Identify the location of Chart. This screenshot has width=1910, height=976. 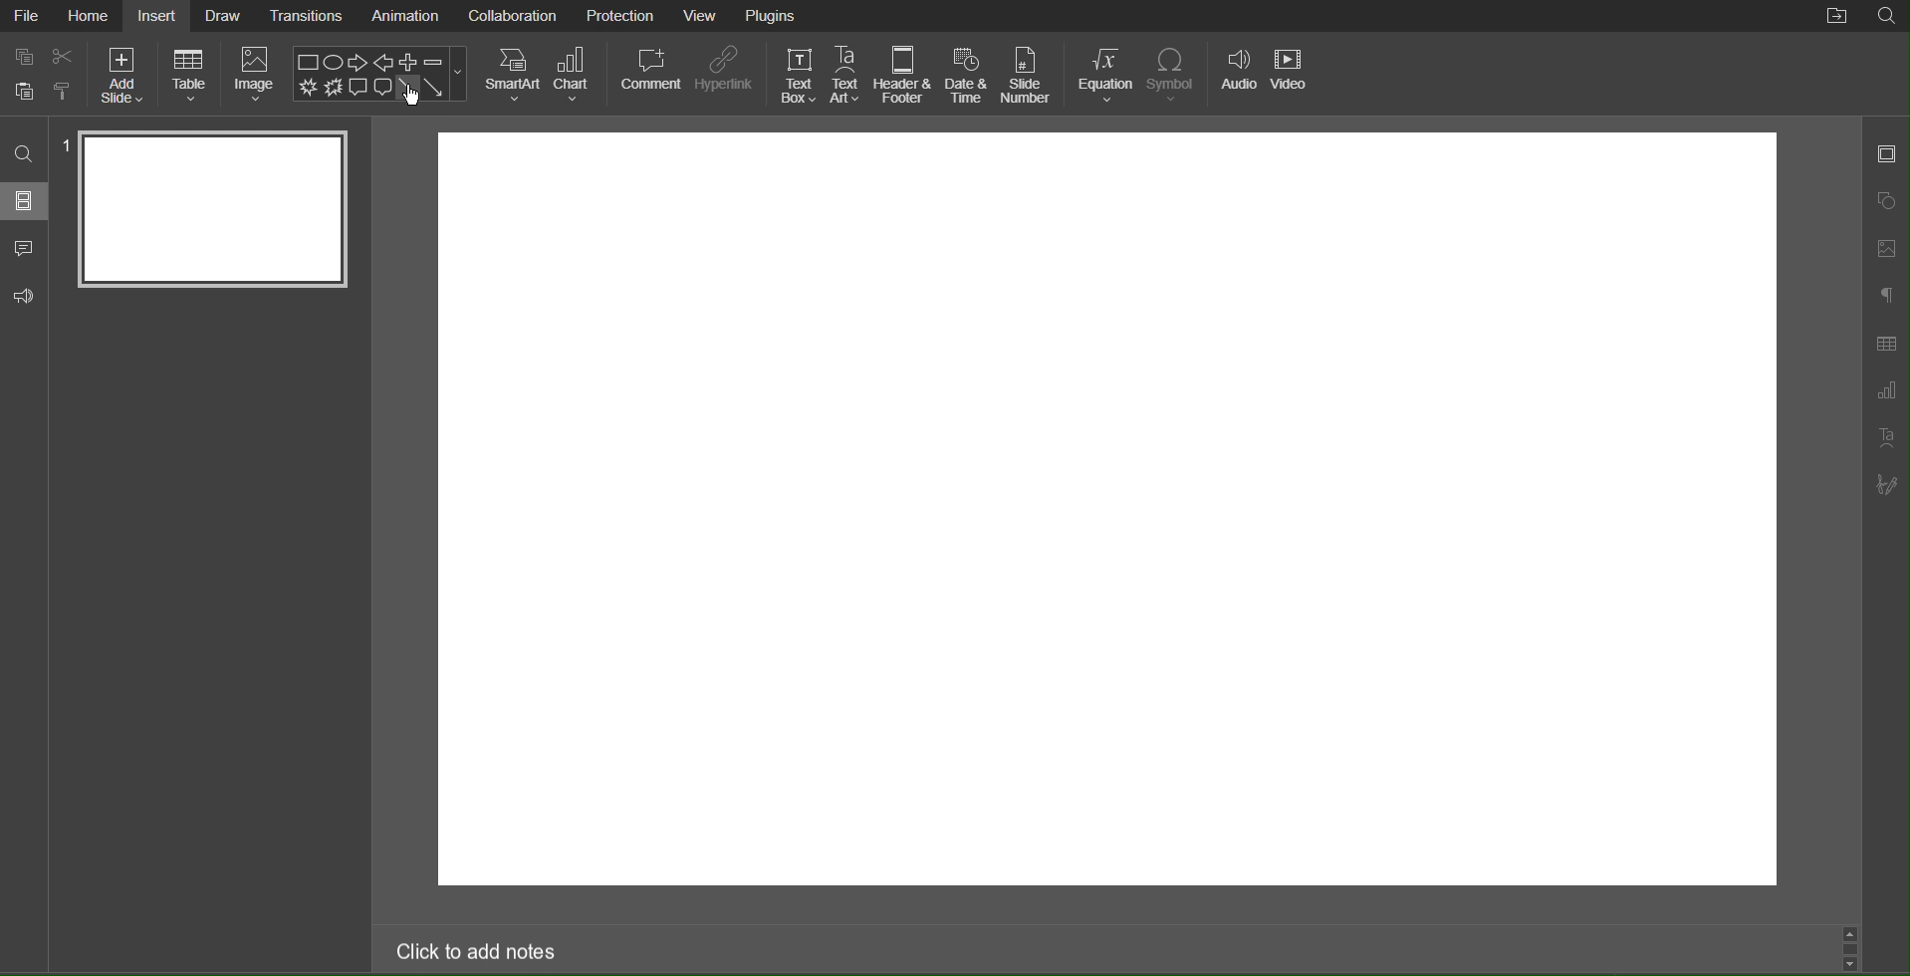
(578, 75).